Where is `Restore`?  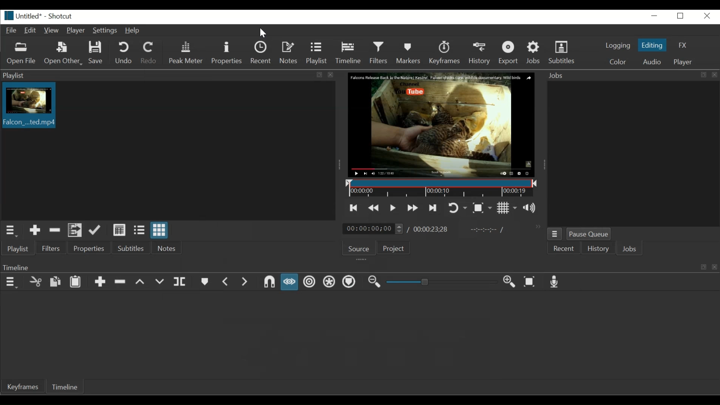
Restore is located at coordinates (681, 16).